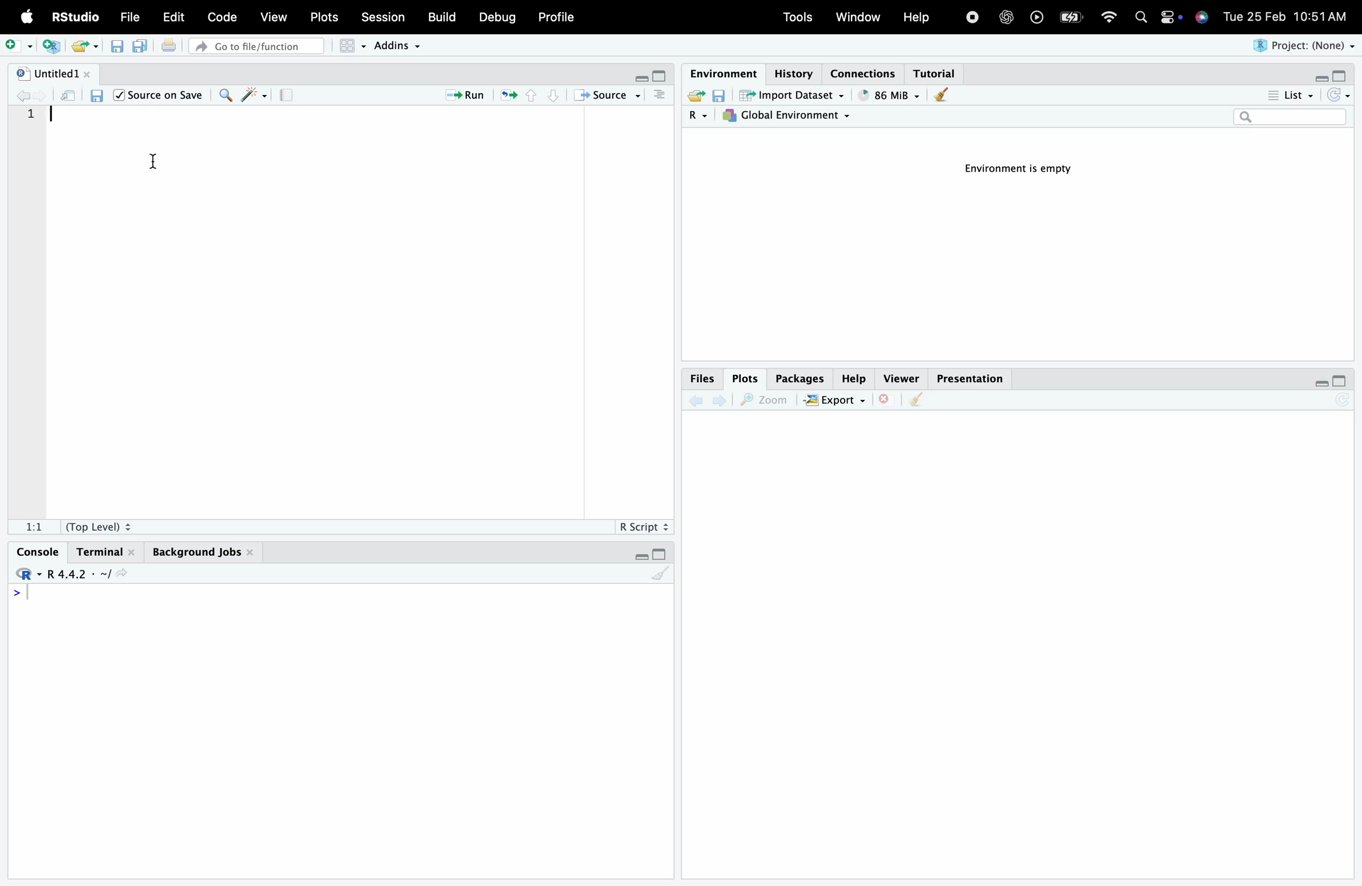 Image resolution: width=1362 pixels, height=886 pixels. I want to click on Profile, so click(561, 16).